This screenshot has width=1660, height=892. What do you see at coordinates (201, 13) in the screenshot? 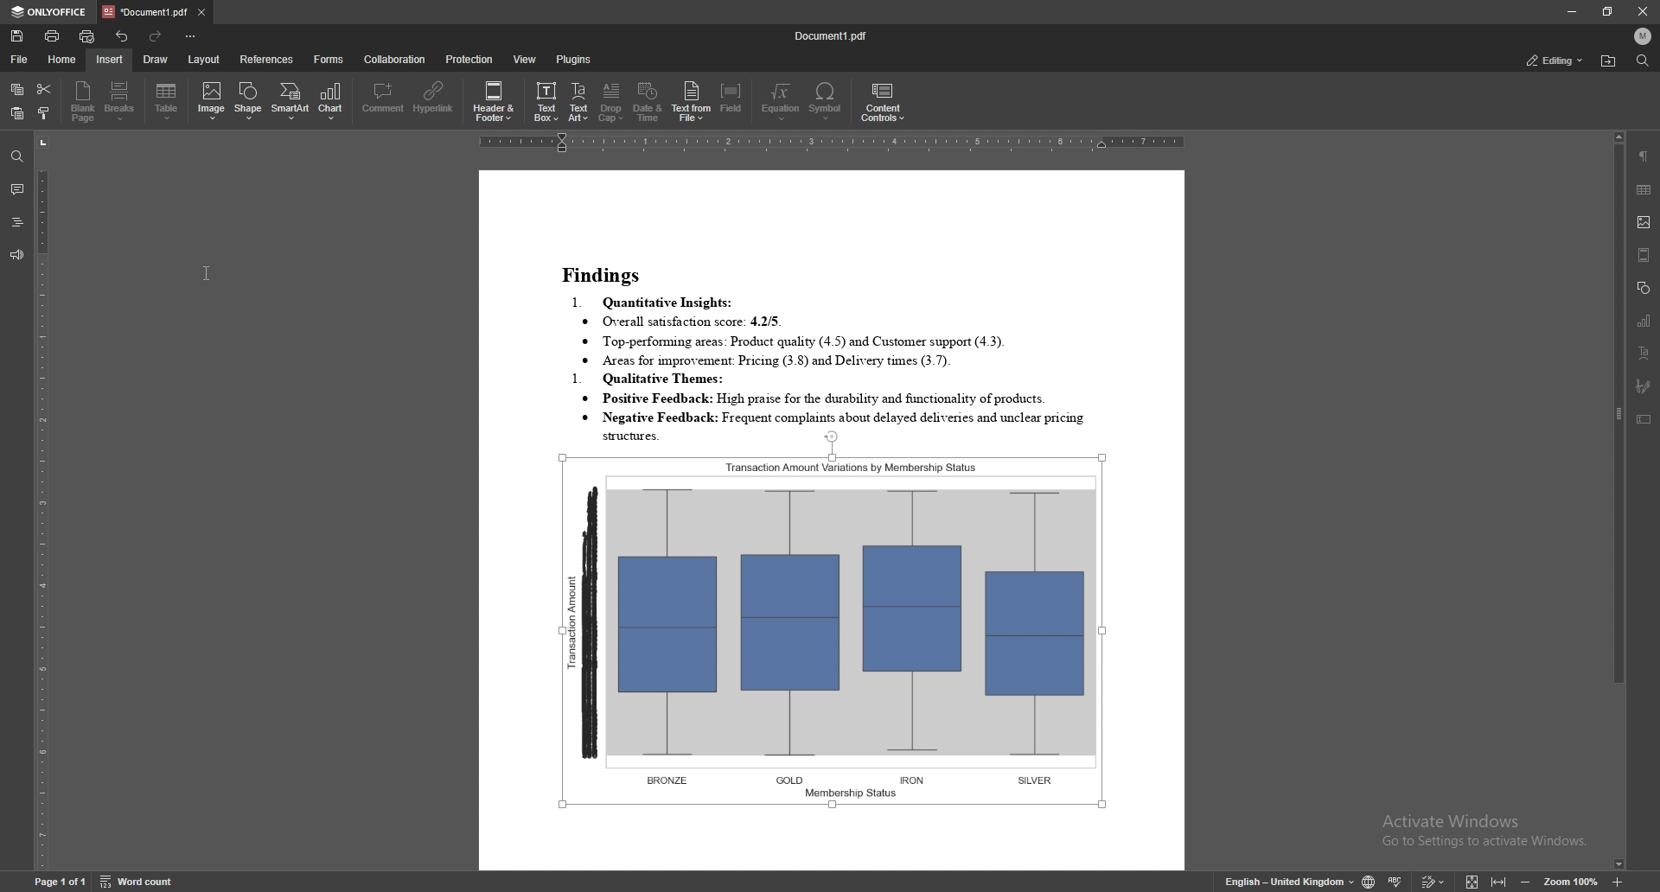
I see `close tab` at bounding box center [201, 13].